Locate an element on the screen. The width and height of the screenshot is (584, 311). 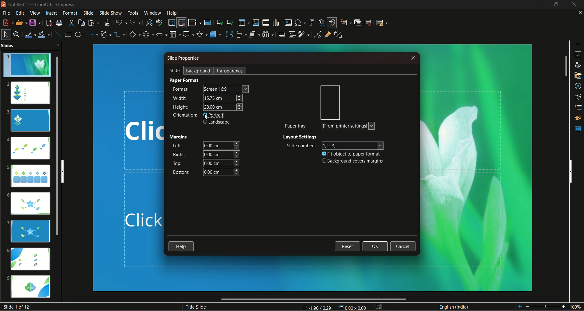
dimensions is located at coordinates (334, 307).